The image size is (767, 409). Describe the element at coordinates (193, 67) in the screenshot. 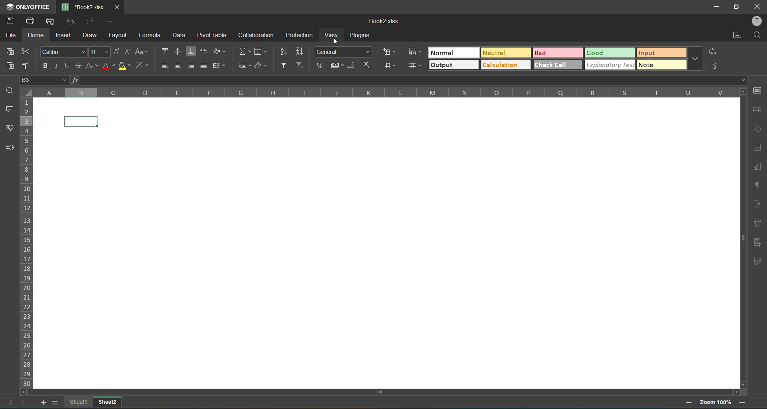

I see `align right` at that location.